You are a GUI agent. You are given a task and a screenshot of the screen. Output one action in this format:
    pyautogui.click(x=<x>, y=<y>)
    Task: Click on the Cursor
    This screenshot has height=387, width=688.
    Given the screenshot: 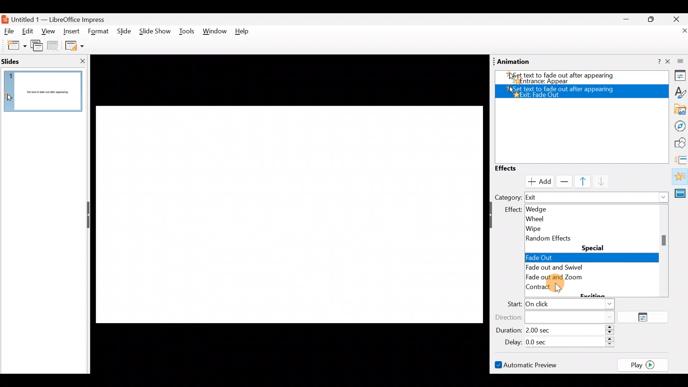 What is the action you would take?
    pyautogui.click(x=537, y=181)
    